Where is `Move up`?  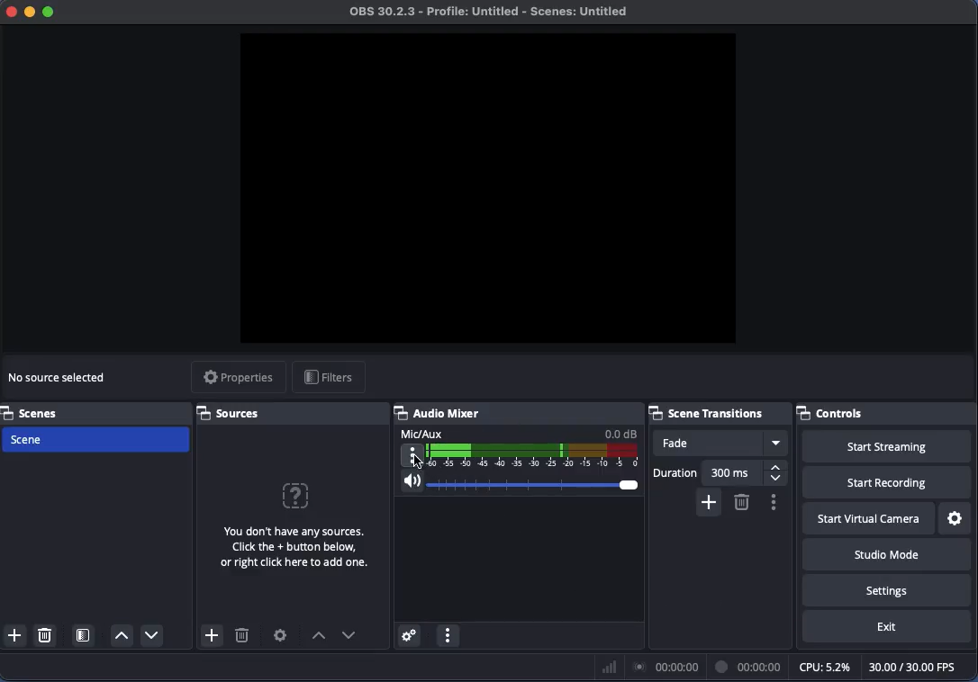 Move up is located at coordinates (318, 637).